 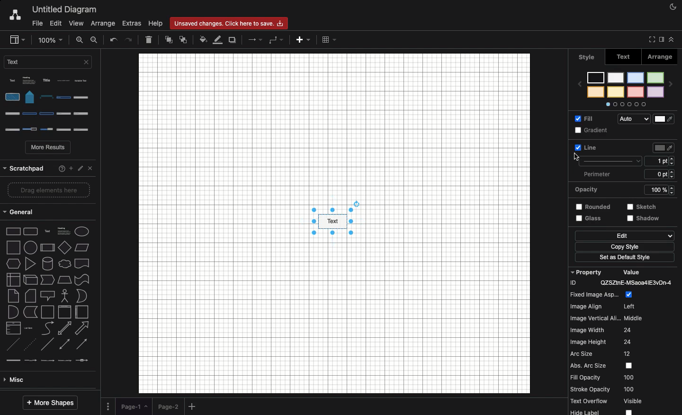 What do you see at coordinates (596, 130) in the screenshot?
I see `Line` at bounding box center [596, 130].